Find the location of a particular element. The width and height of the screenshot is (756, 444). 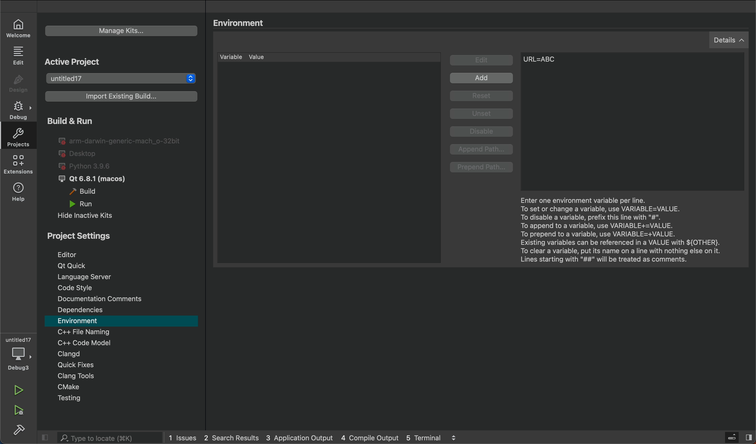

Project Settings is located at coordinates (118, 234).